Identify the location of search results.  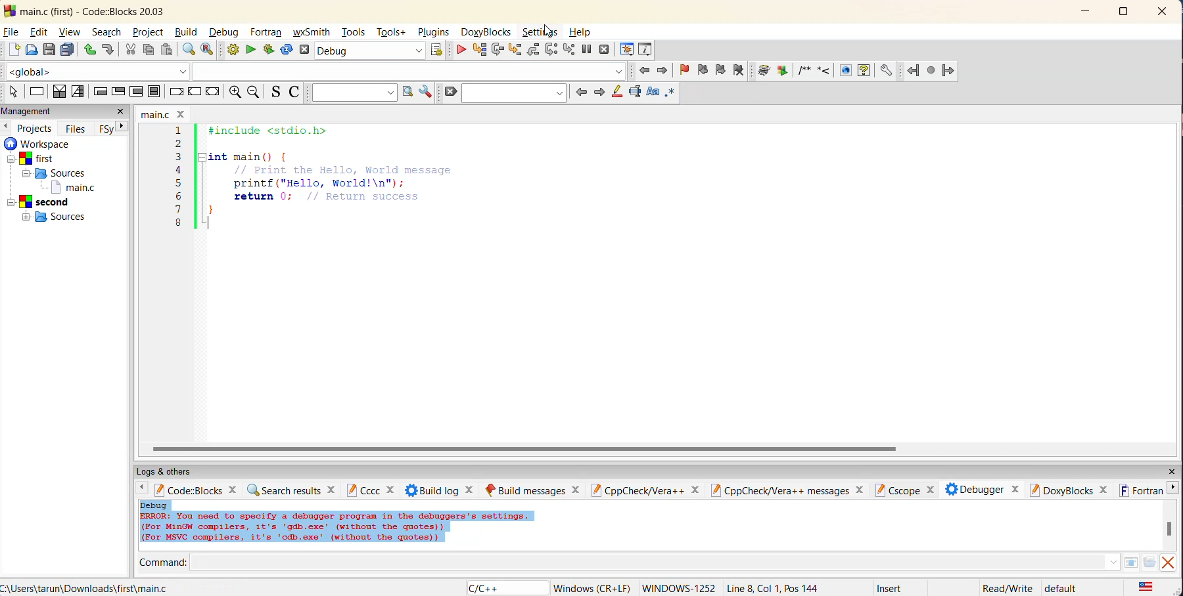
(293, 490).